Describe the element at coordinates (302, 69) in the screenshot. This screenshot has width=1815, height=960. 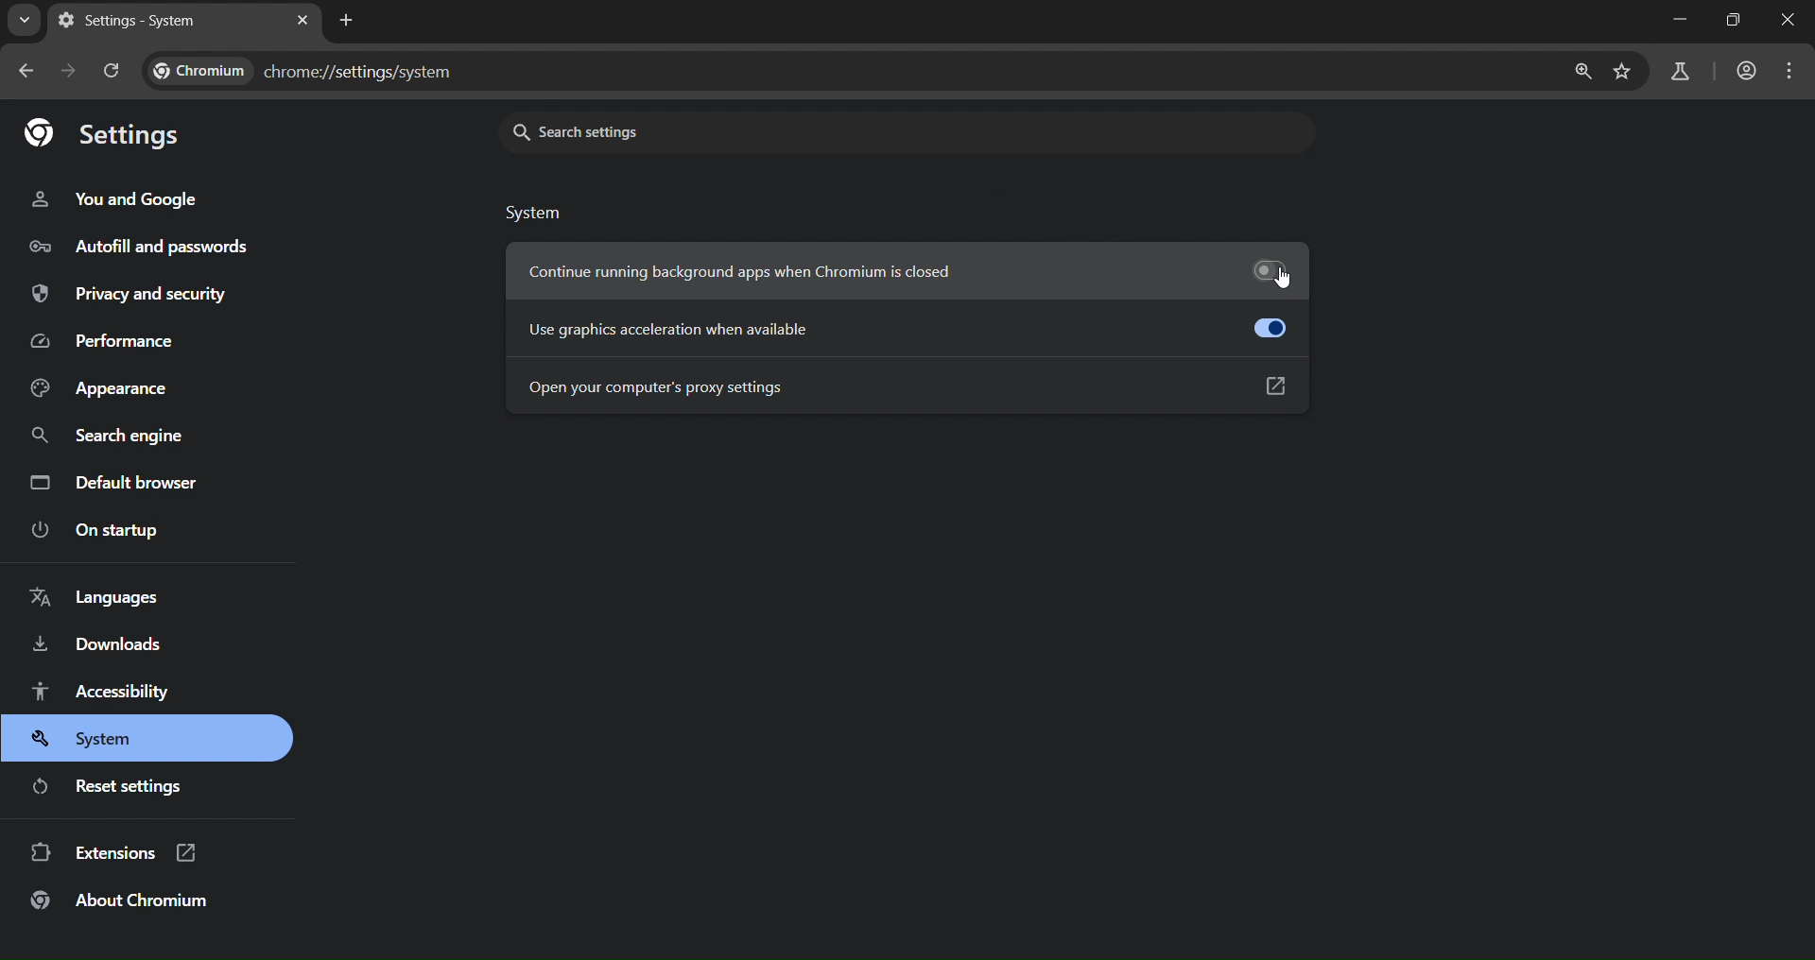
I see `chrome://settings/system` at that location.